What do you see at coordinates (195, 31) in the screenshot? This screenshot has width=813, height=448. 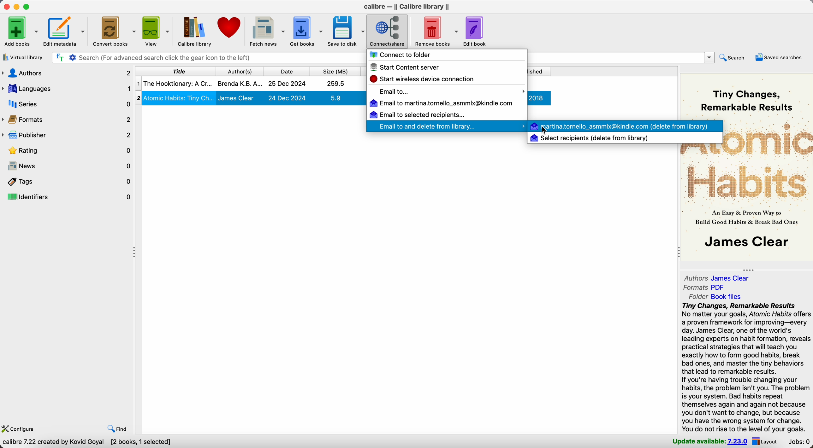 I see `Calibre library` at bounding box center [195, 31].